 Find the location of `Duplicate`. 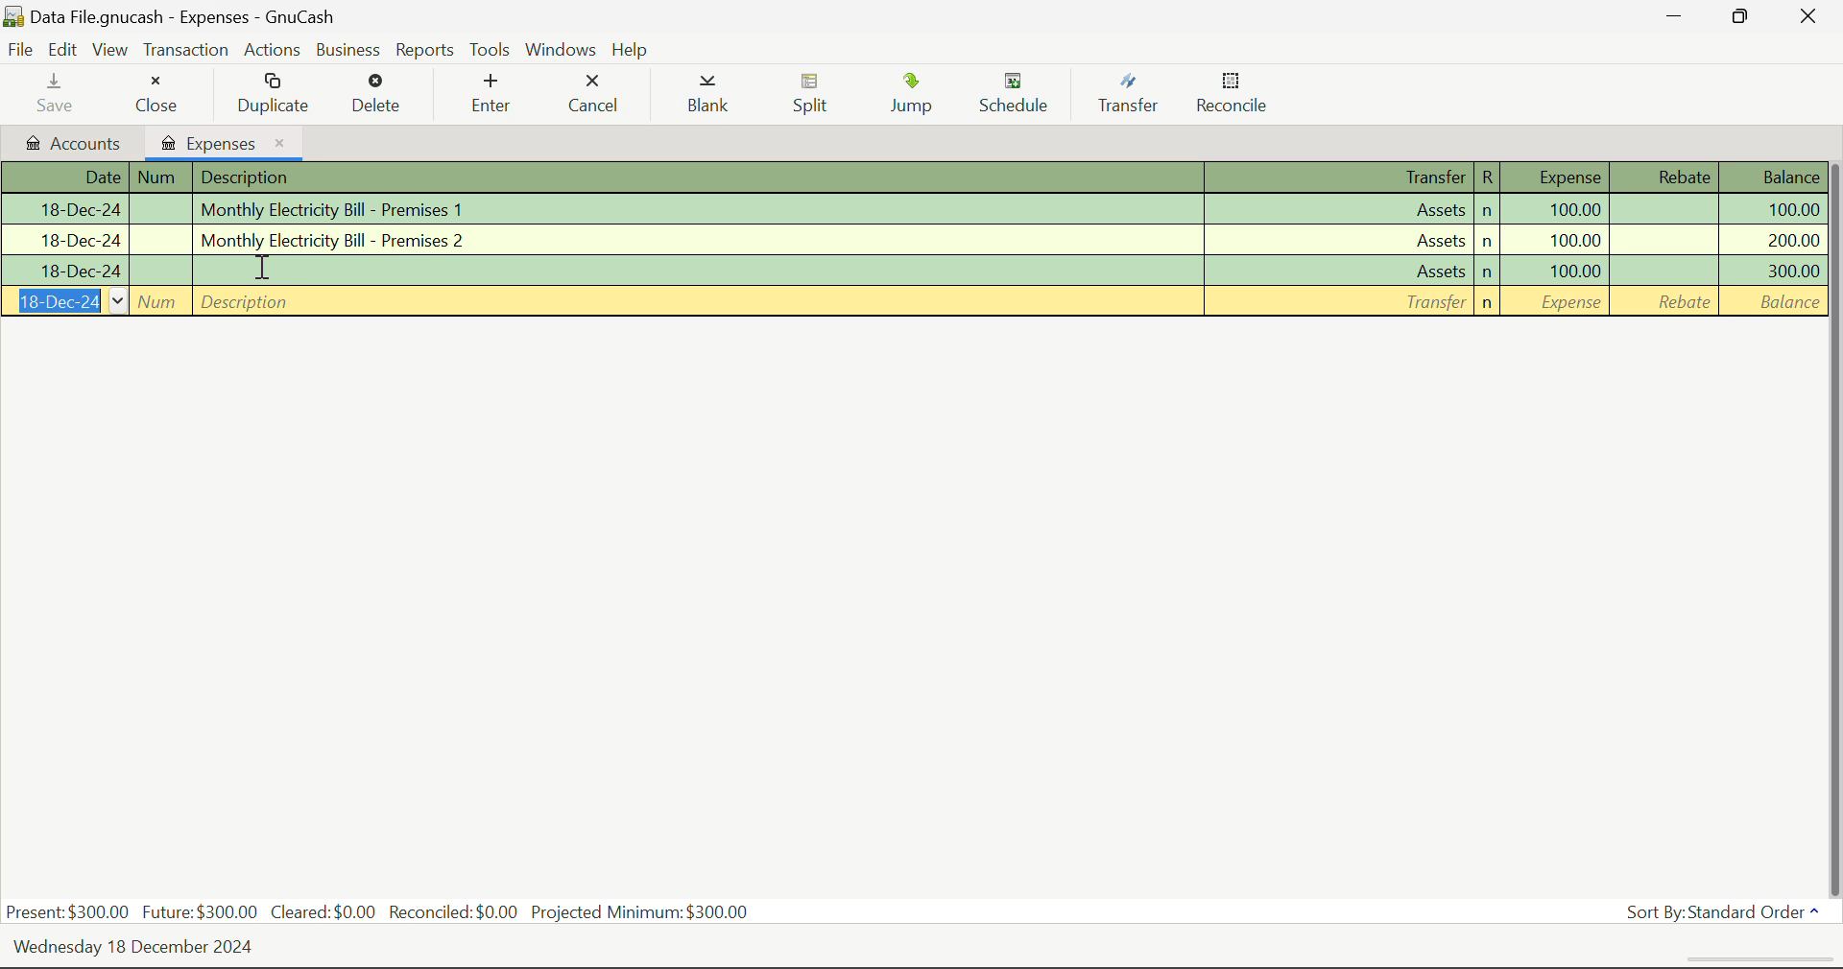

Duplicate is located at coordinates (275, 95).